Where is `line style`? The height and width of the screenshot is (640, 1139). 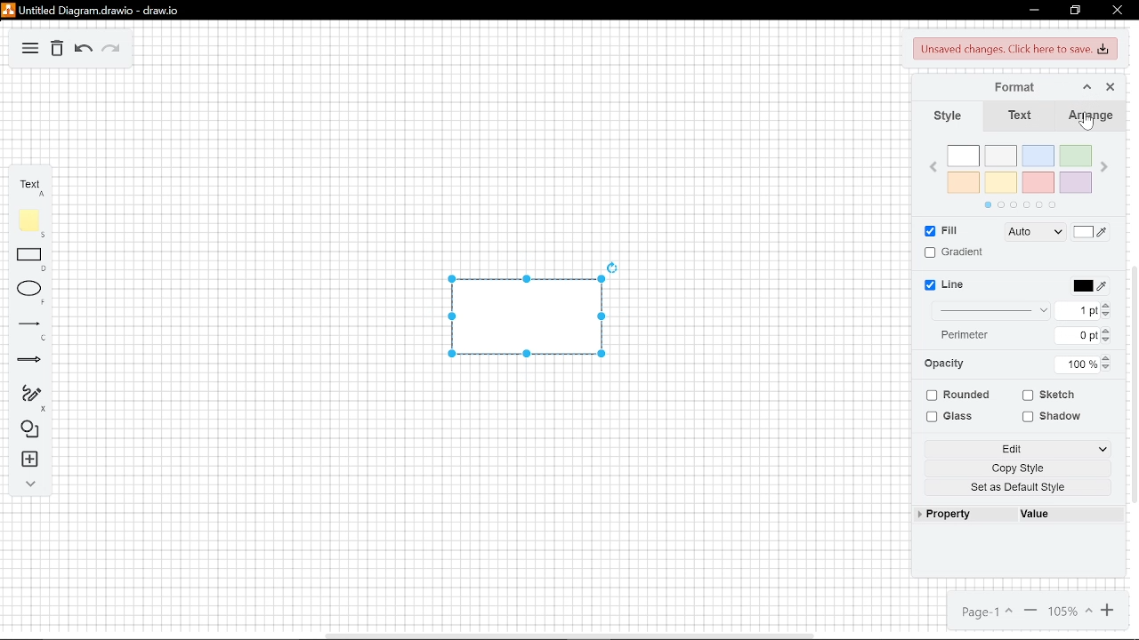
line style is located at coordinates (994, 310).